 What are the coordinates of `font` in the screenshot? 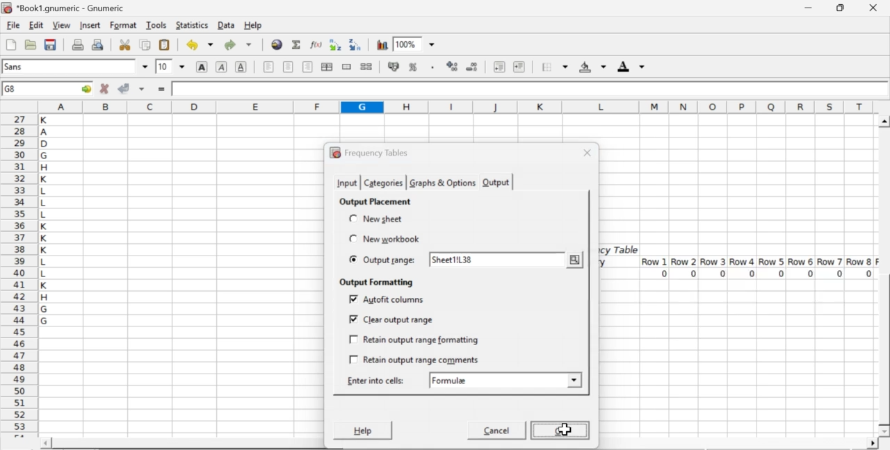 It's located at (15, 66).